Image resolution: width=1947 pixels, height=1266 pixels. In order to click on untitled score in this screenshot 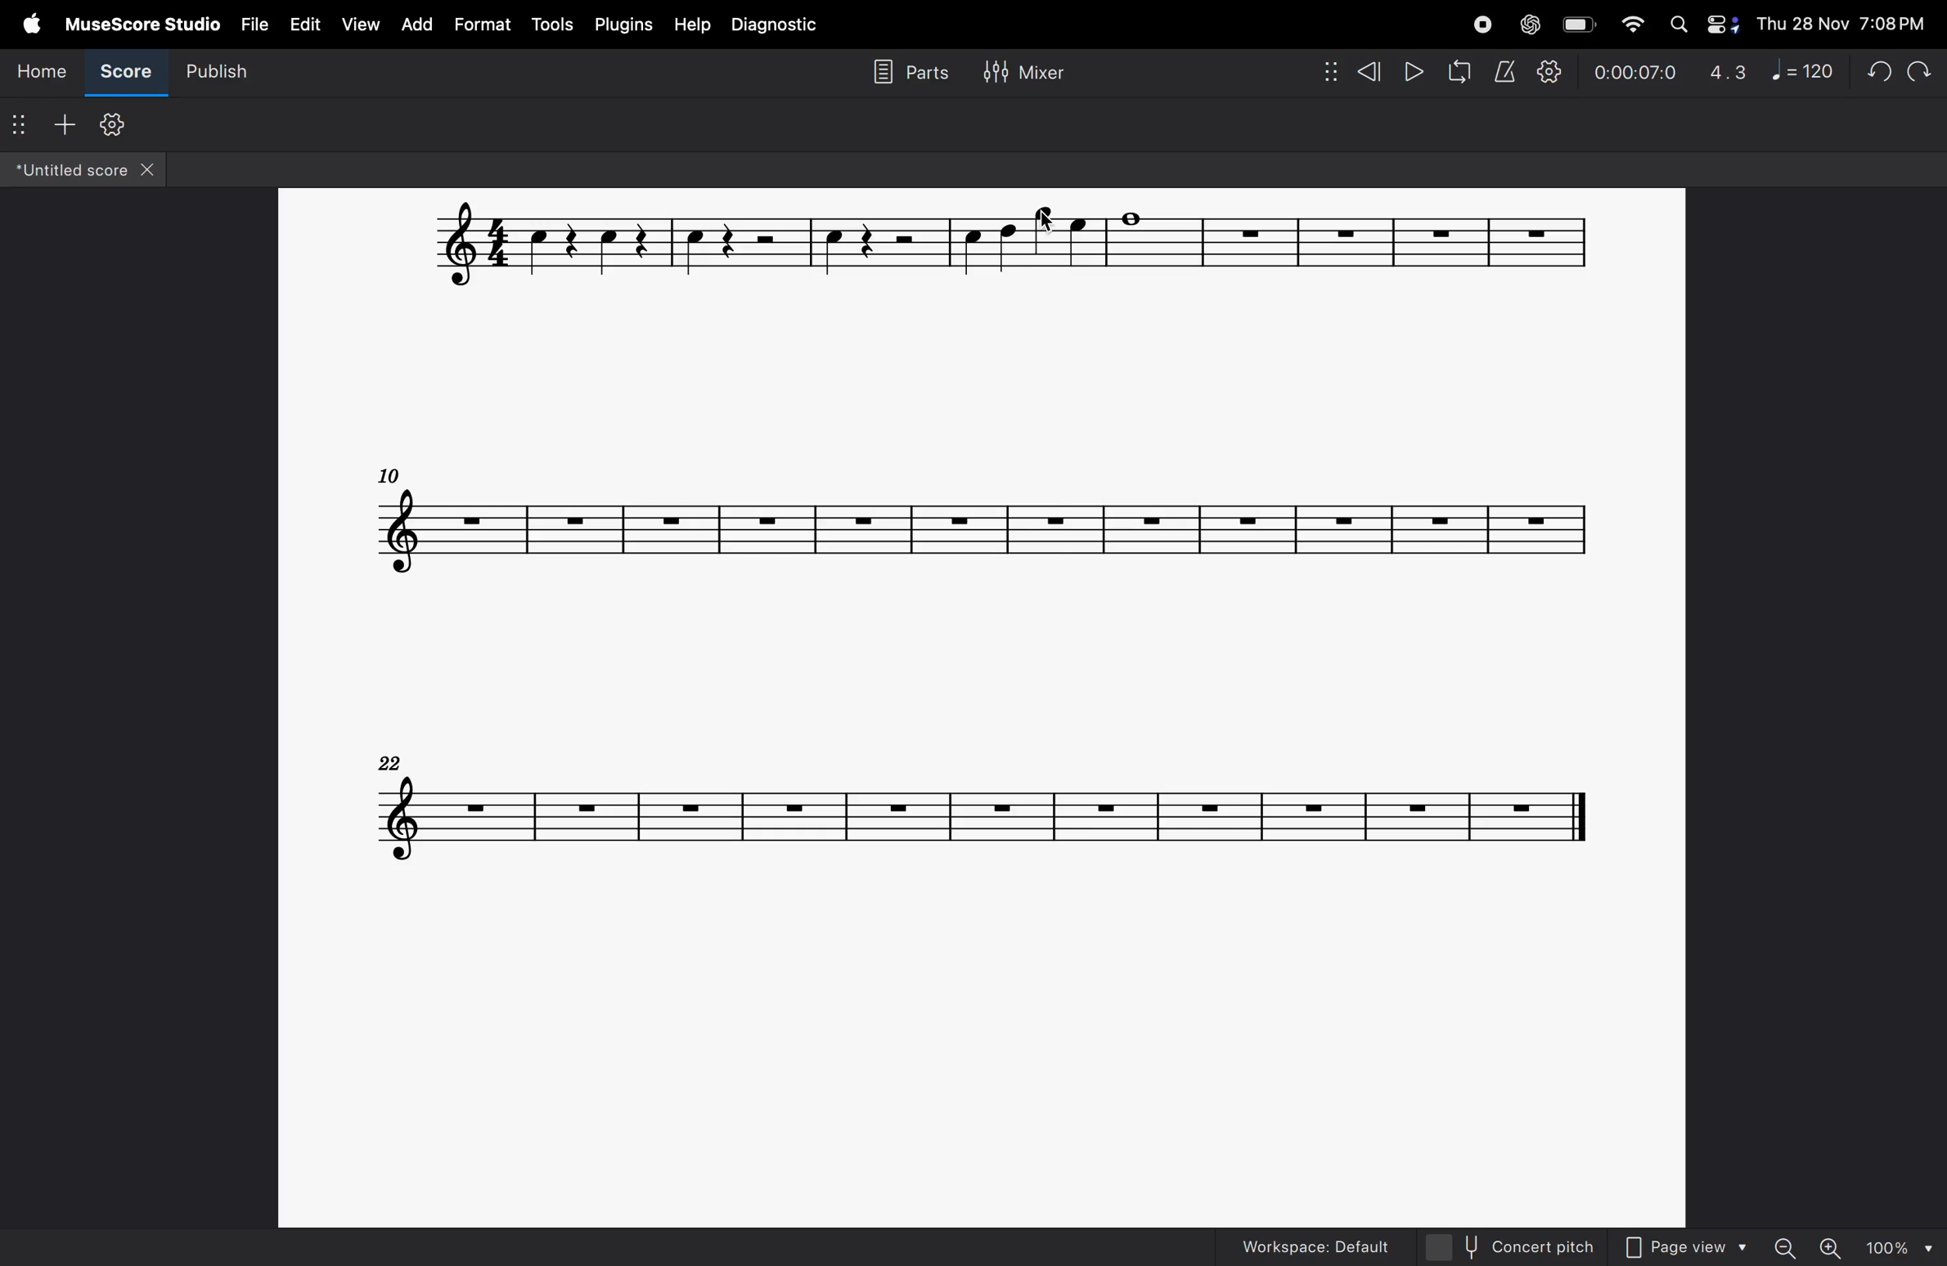, I will do `click(88, 170)`.